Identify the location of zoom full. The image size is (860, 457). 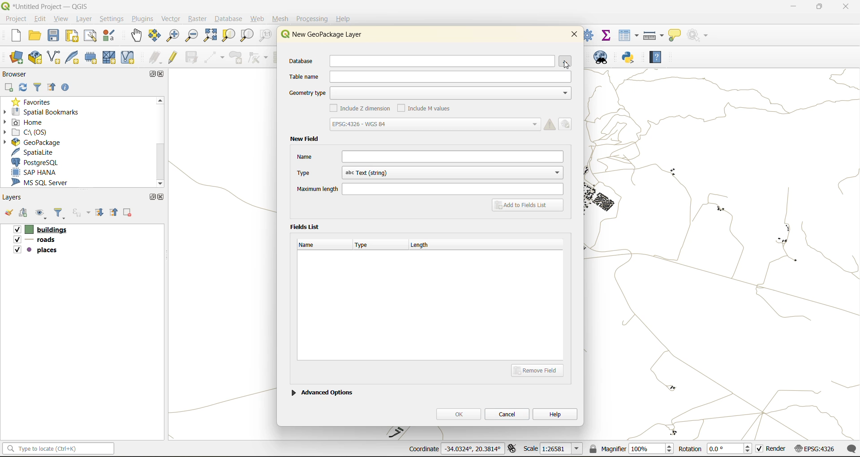
(210, 36).